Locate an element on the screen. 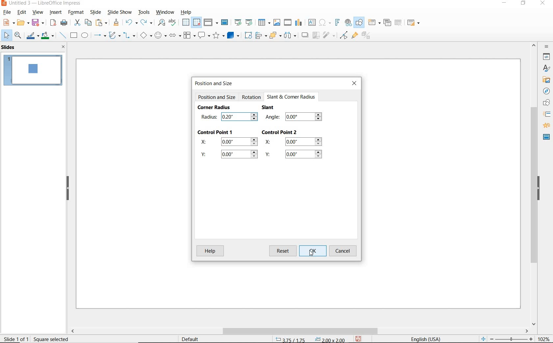 The width and height of the screenshot is (553, 343). curves and polygons is located at coordinates (114, 36).